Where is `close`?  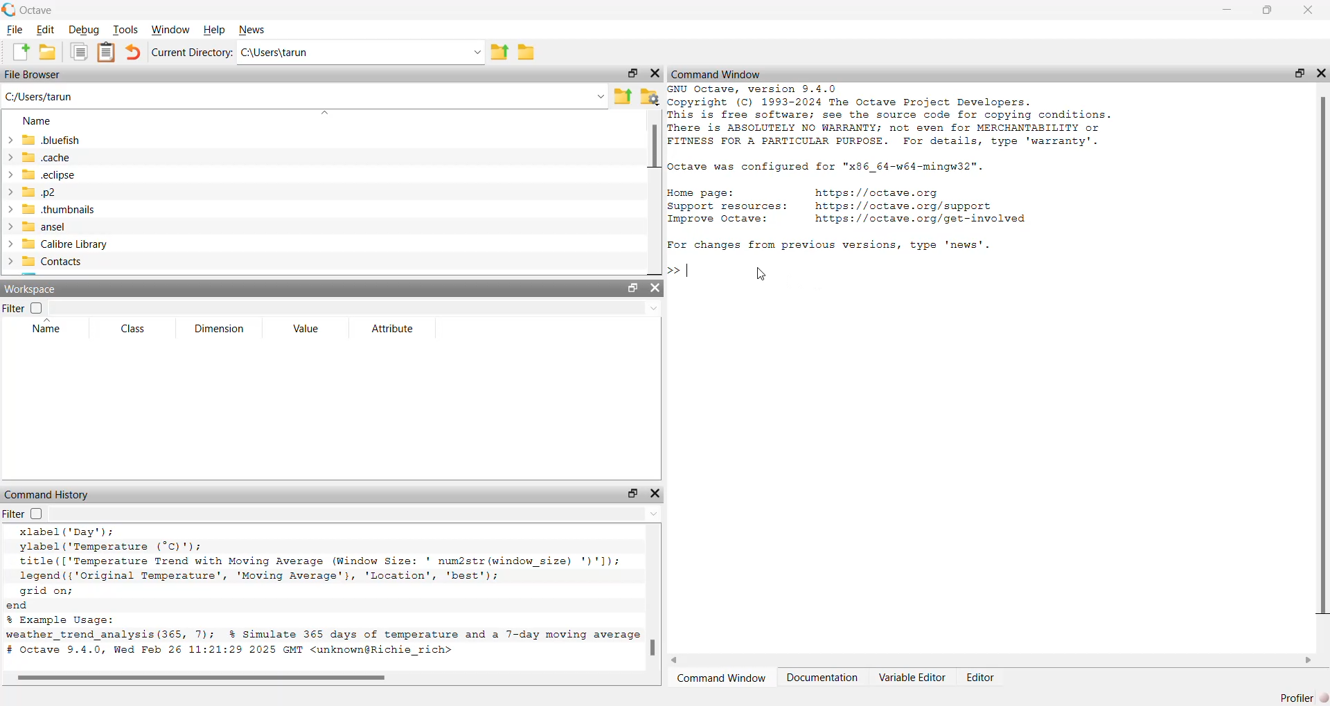 close is located at coordinates (1321, 73).